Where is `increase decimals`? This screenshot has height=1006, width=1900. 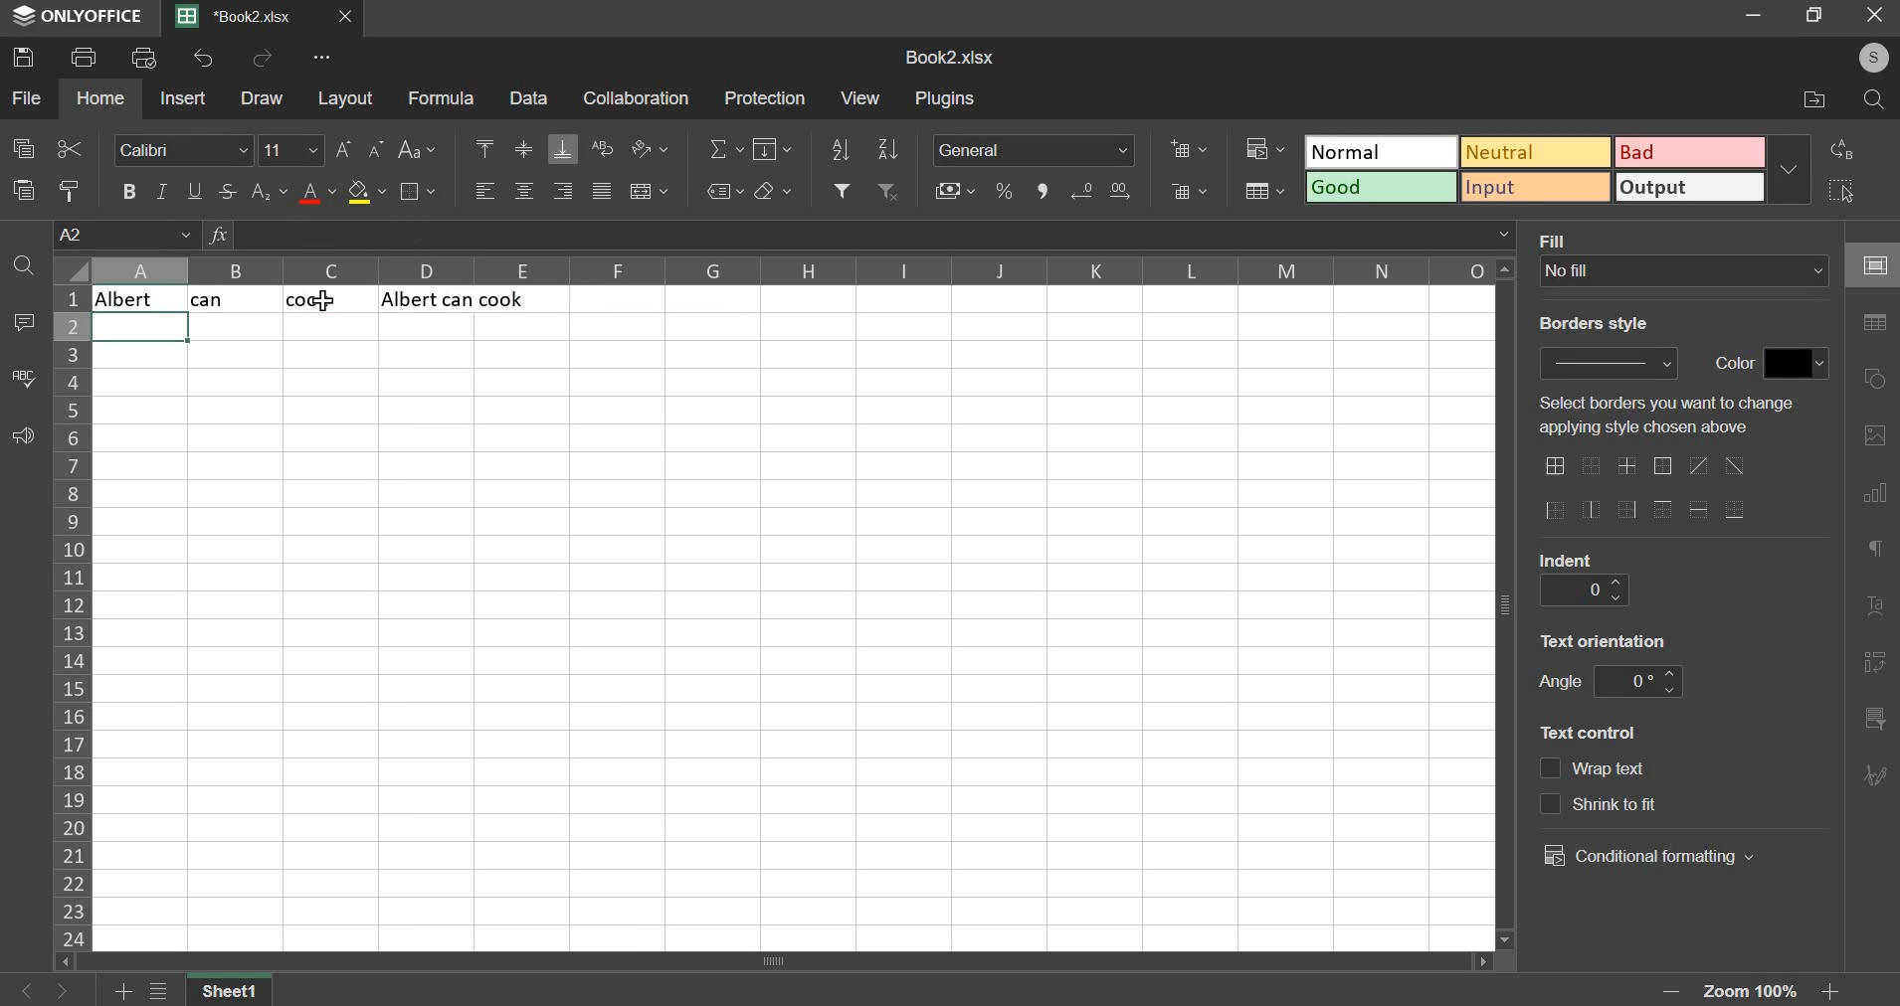
increase decimals is located at coordinates (1082, 188).